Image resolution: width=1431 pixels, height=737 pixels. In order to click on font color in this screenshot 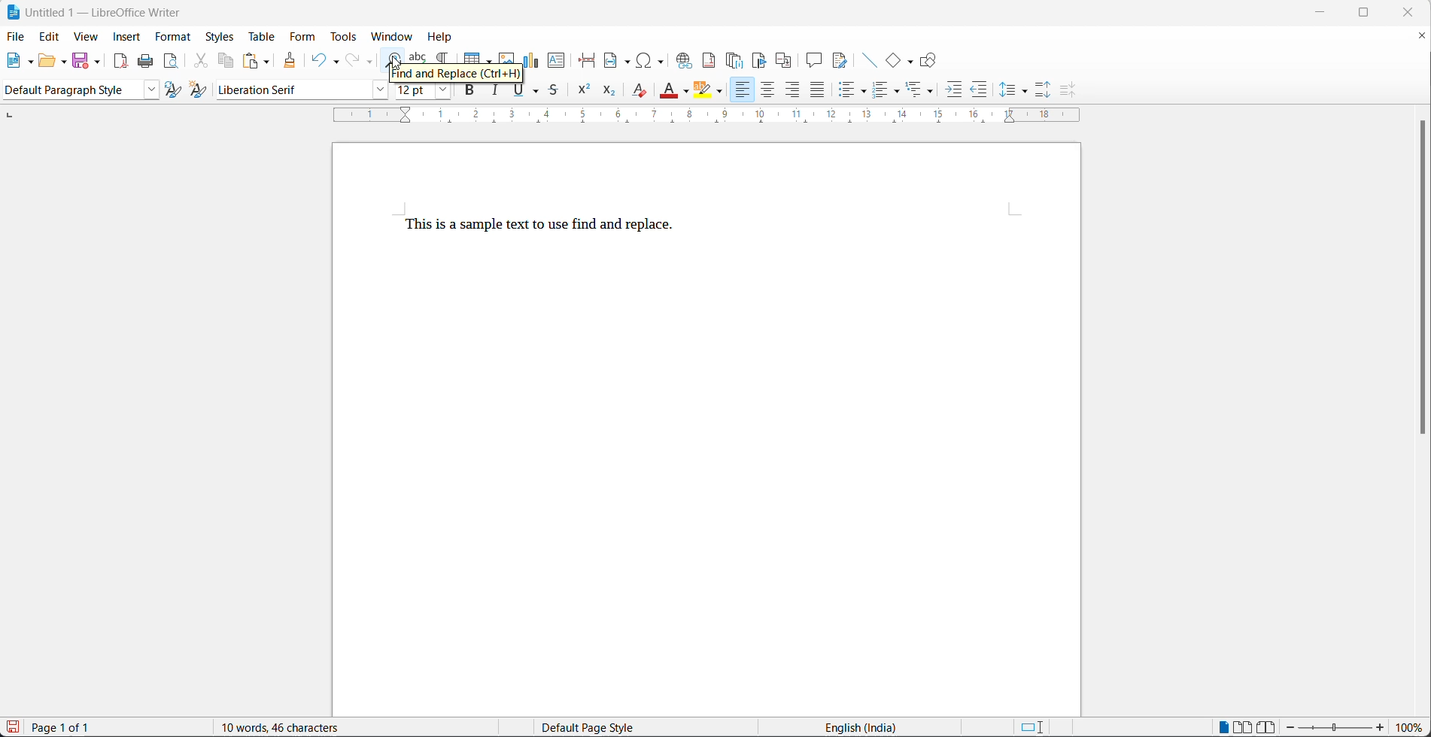, I will do `click(686, 92)`.